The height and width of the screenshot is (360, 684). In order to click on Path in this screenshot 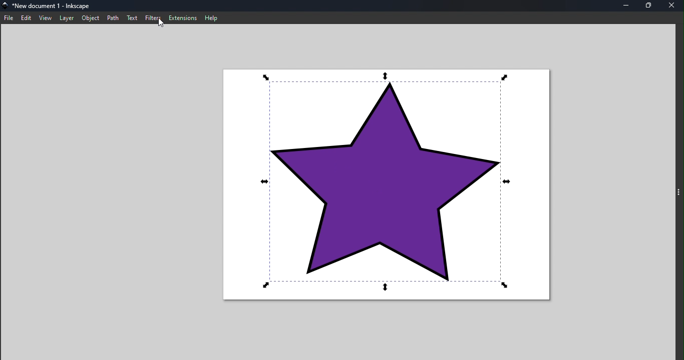, I will do `click(113, 17)`.